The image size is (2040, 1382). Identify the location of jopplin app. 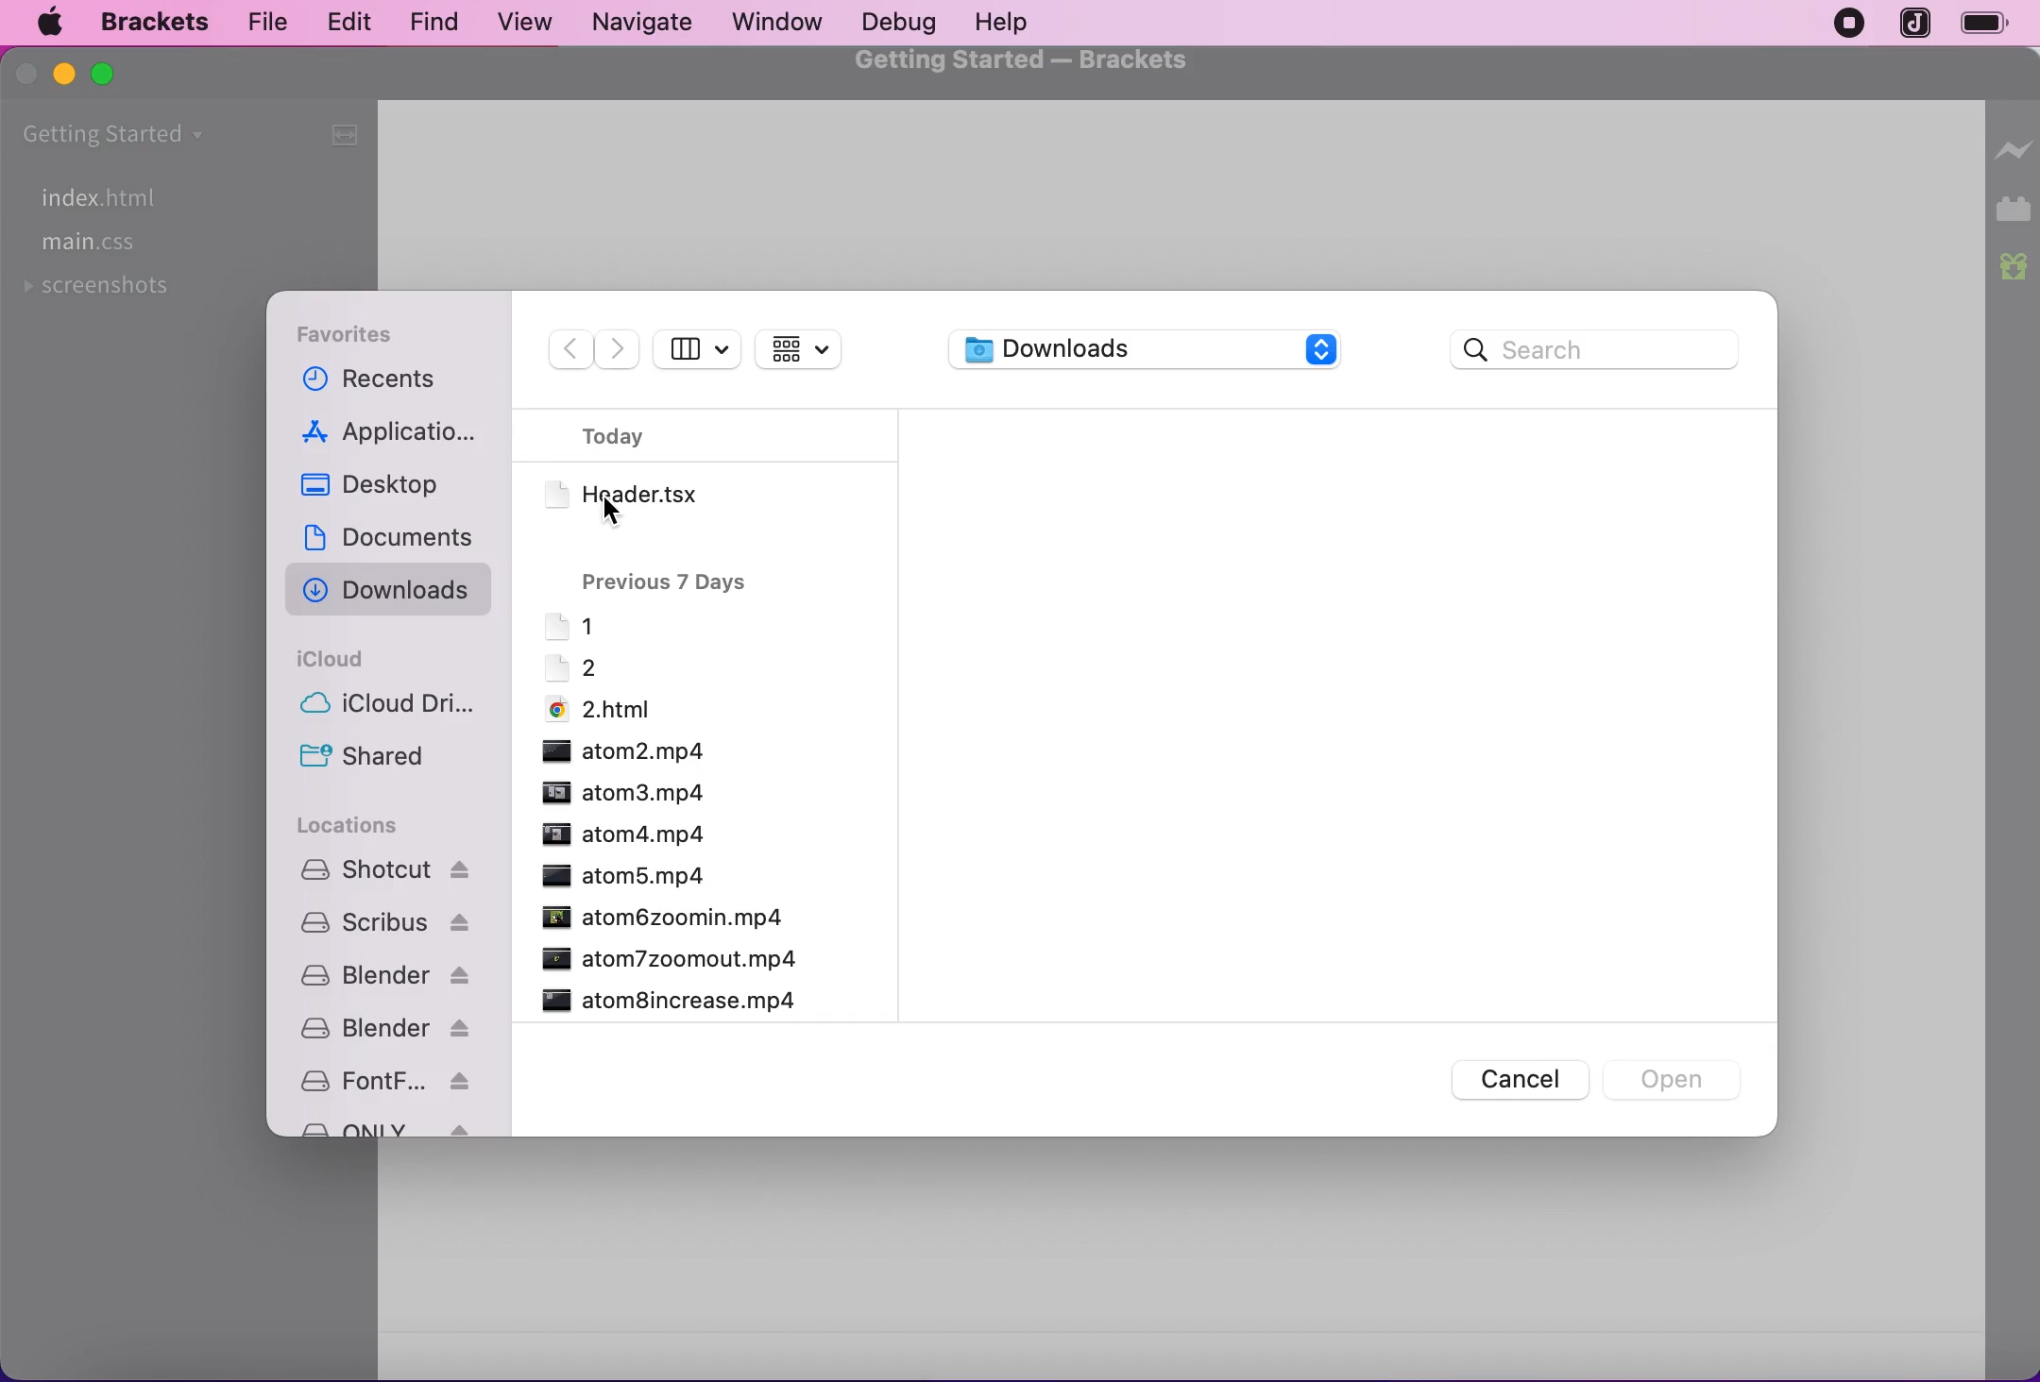
(1917, 25).